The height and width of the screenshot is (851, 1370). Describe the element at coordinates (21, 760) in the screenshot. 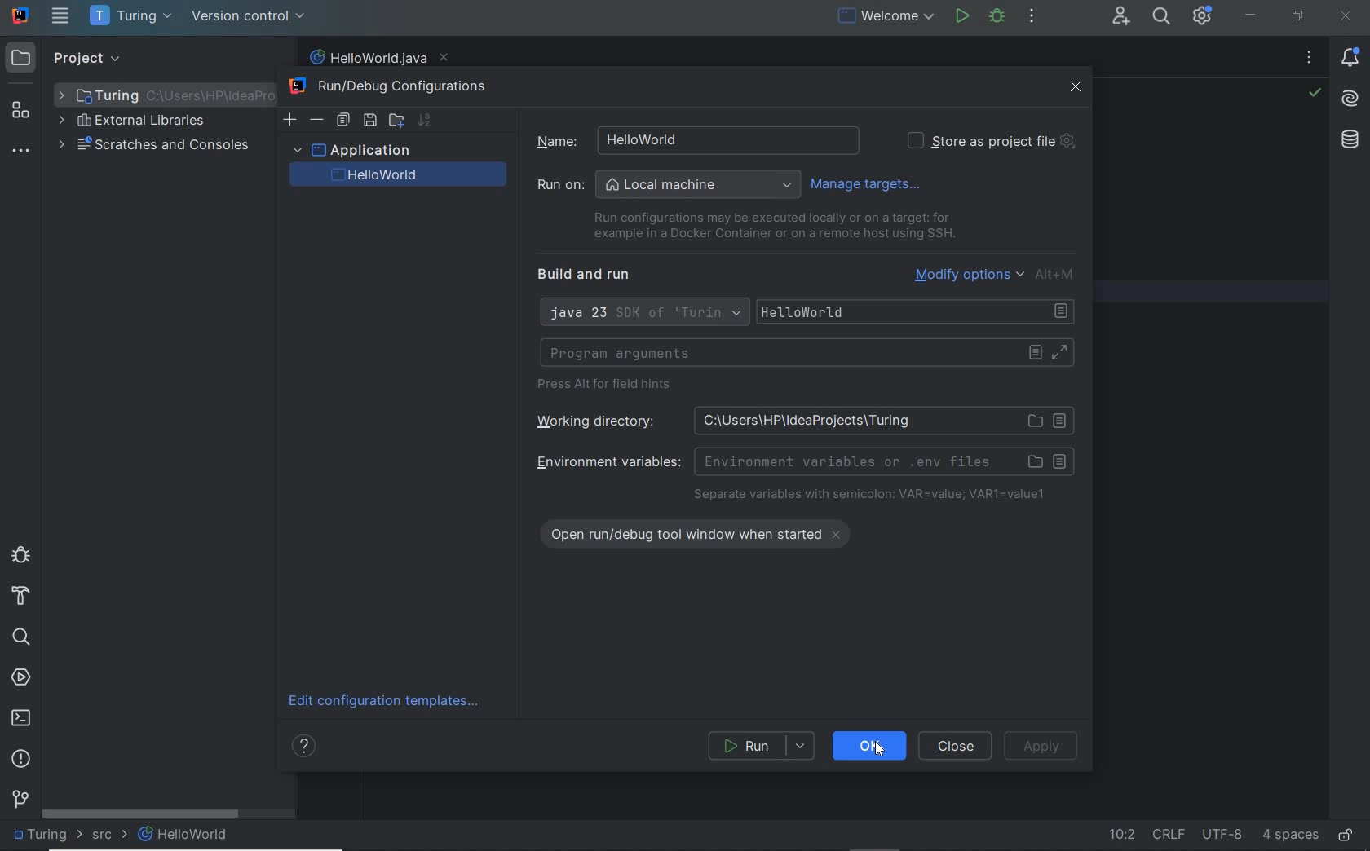

I see `problems` at that location.